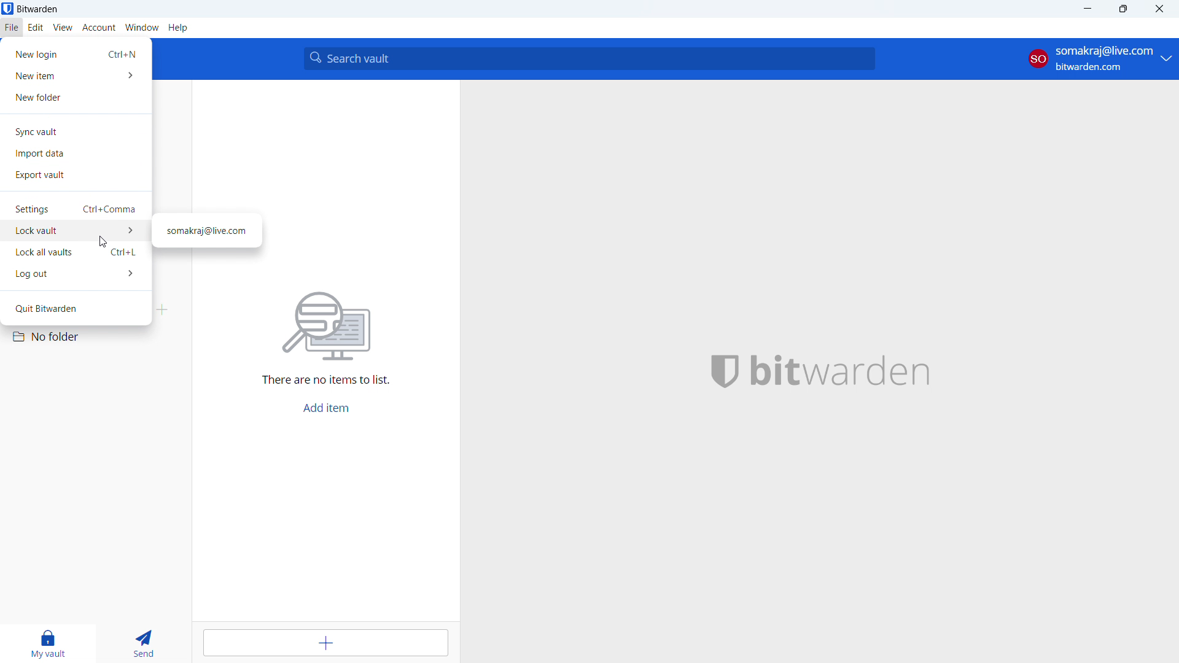 The image size is (1179, 663). What do you see at coordinates (75, 231) in the screenshot?
I see `lock vault` at bounding box center [75, 231].